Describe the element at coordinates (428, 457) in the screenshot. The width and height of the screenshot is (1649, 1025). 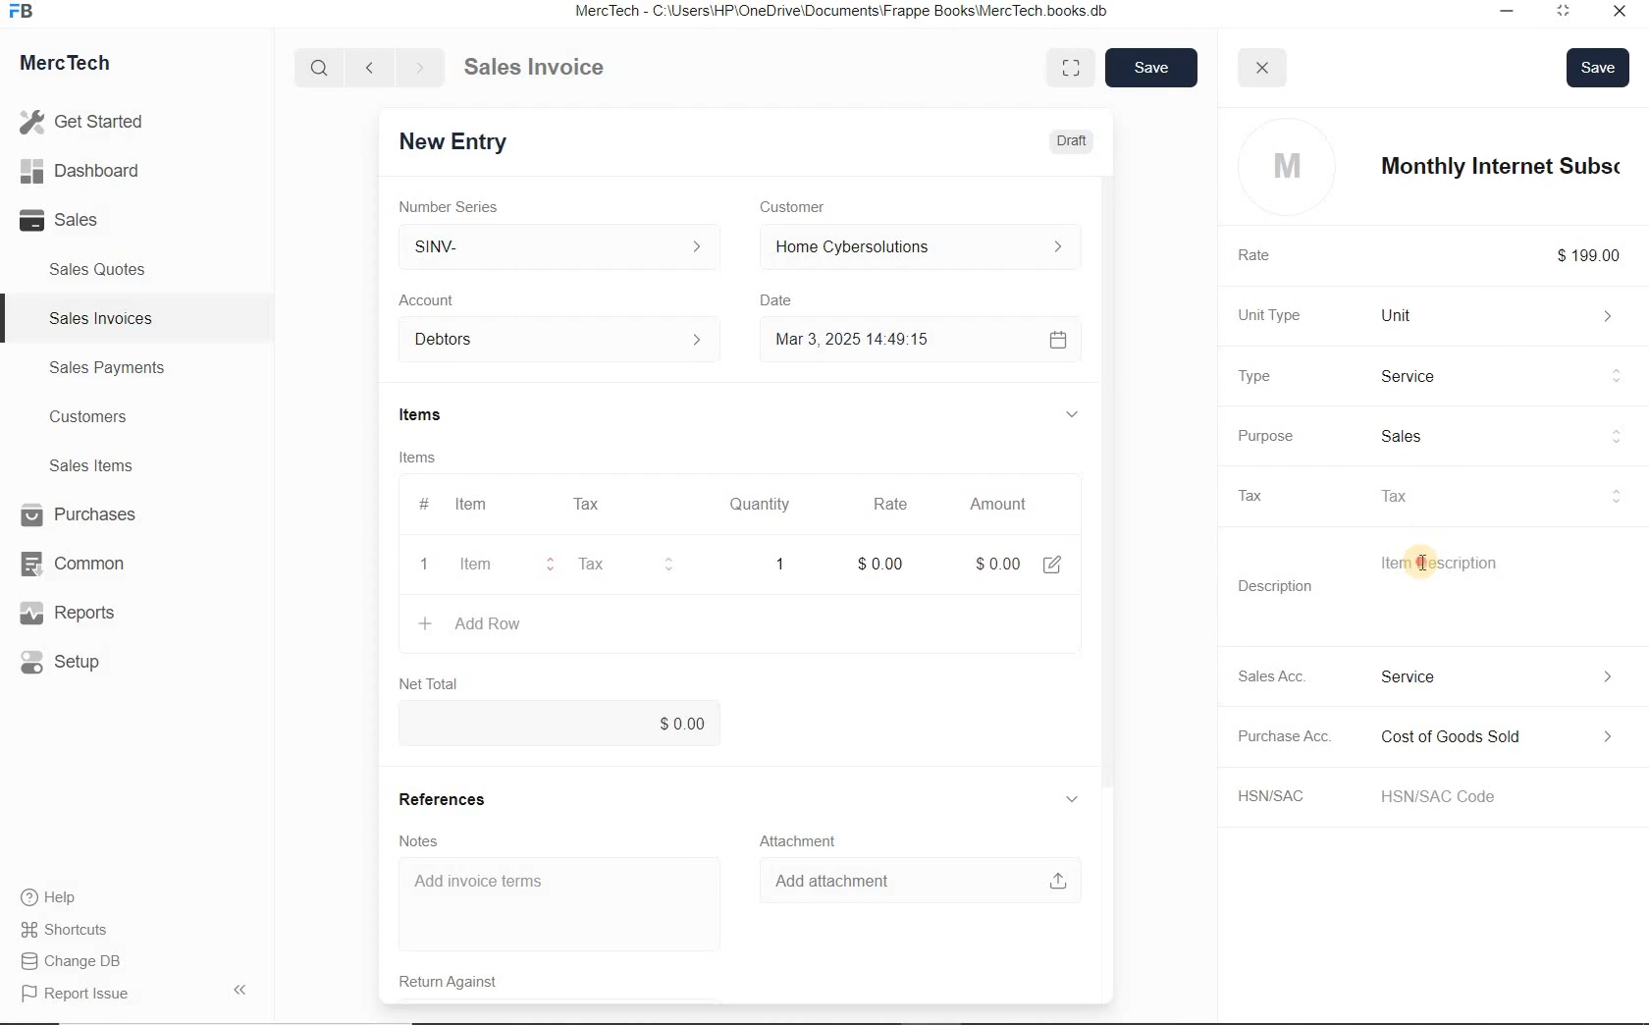
I see `Items` at that location.